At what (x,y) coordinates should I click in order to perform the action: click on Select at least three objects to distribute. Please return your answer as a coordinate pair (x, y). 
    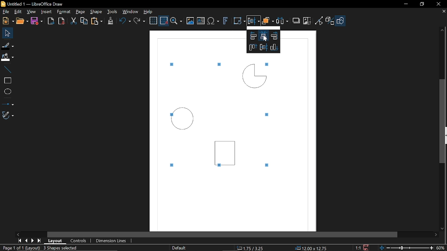
    Looking at the image, I should click on (283, 21).